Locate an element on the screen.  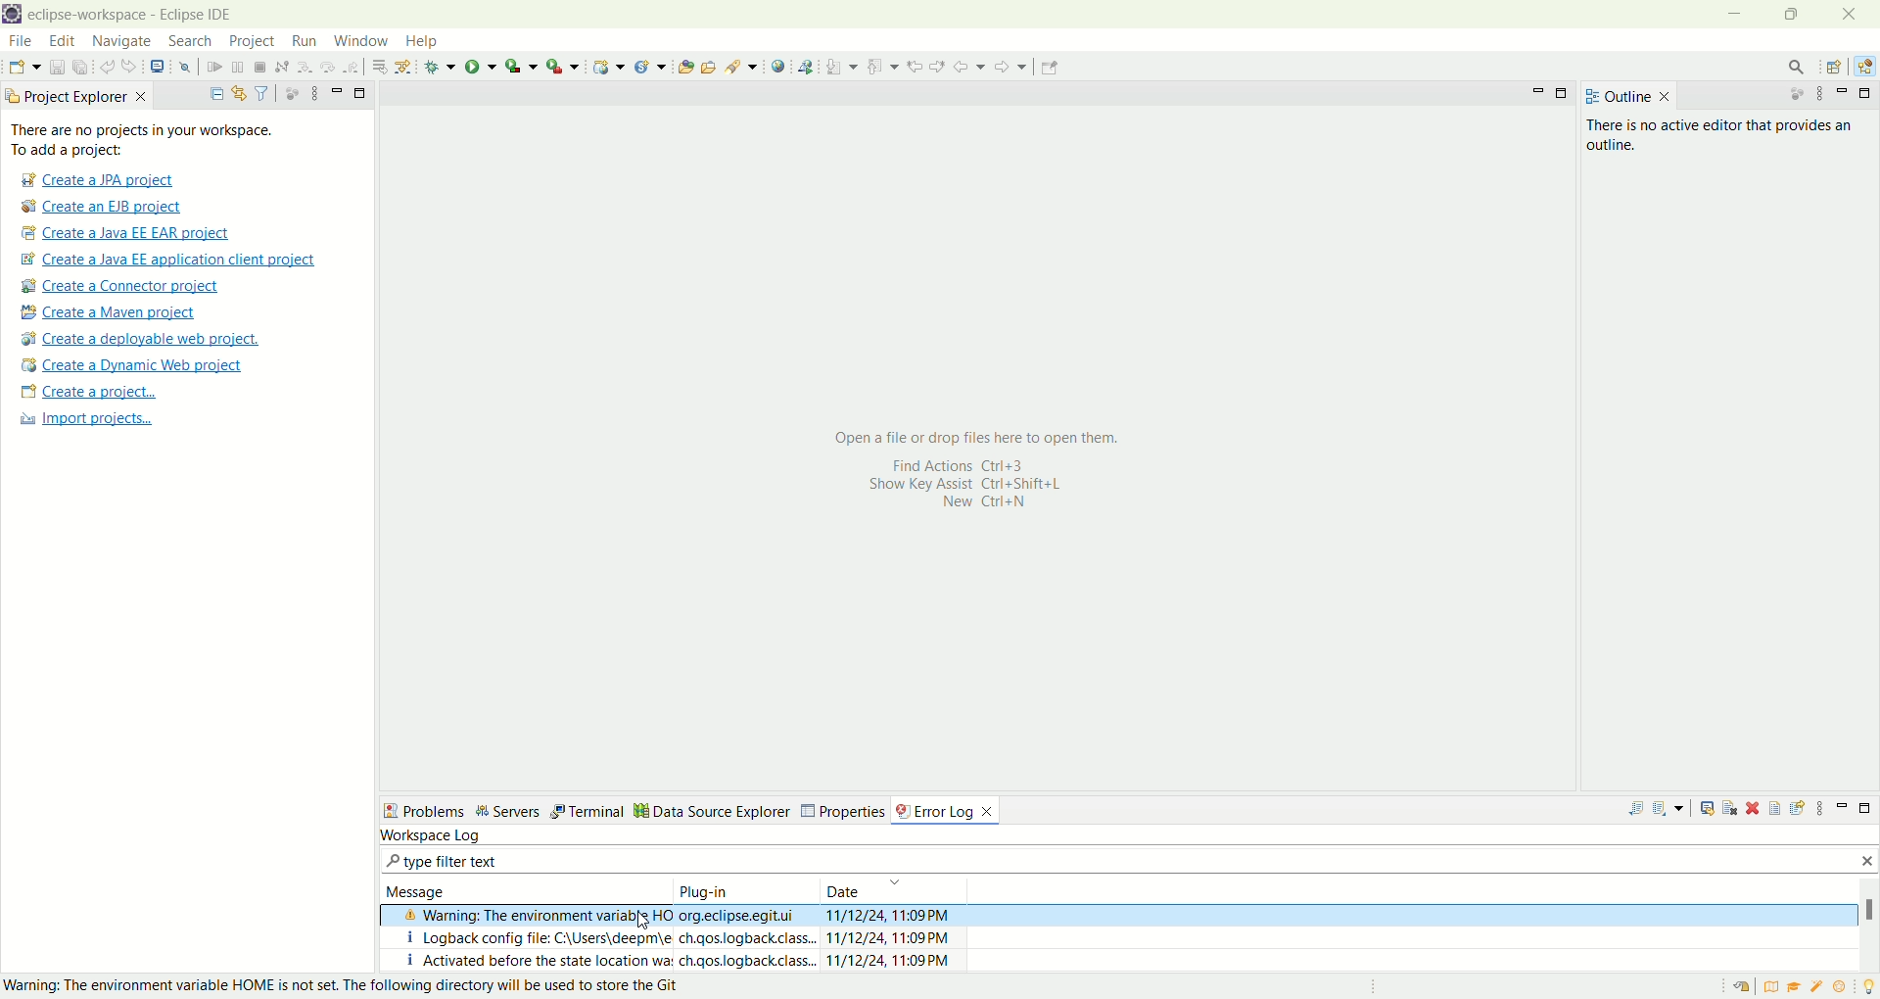
outline is located at coordinates (1629, 96).